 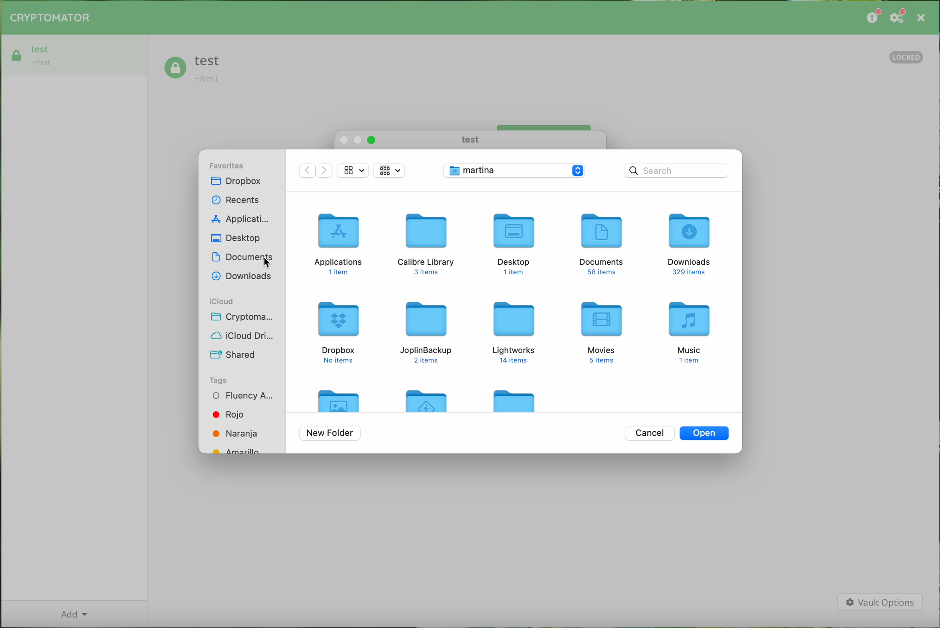 I want to click on donate, so click(x=872, y=17).